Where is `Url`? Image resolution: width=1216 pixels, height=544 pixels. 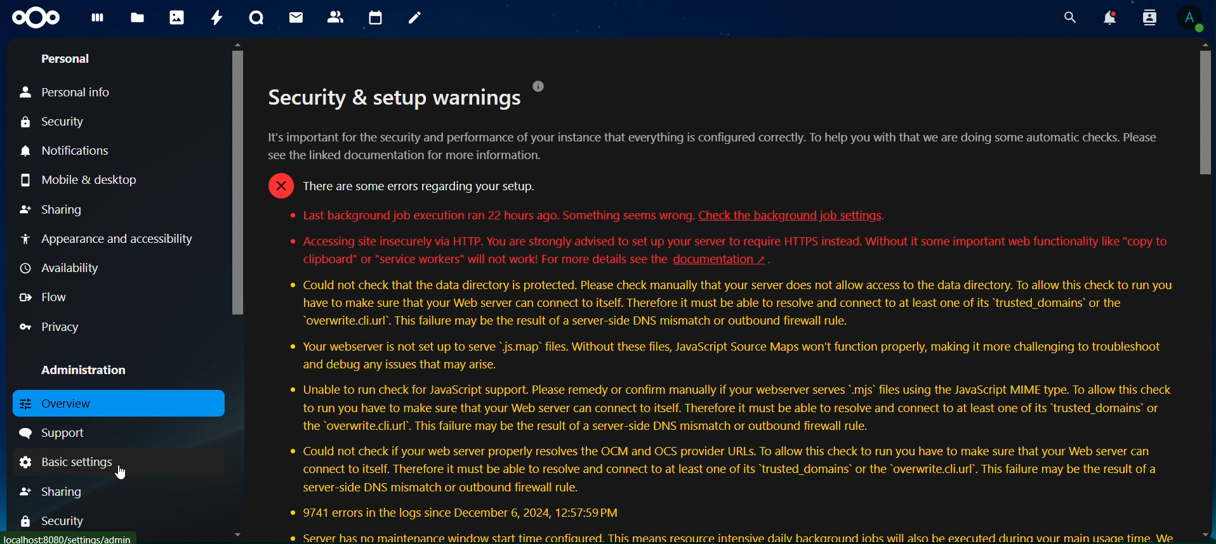 Url is located at coordinates (69, 540).